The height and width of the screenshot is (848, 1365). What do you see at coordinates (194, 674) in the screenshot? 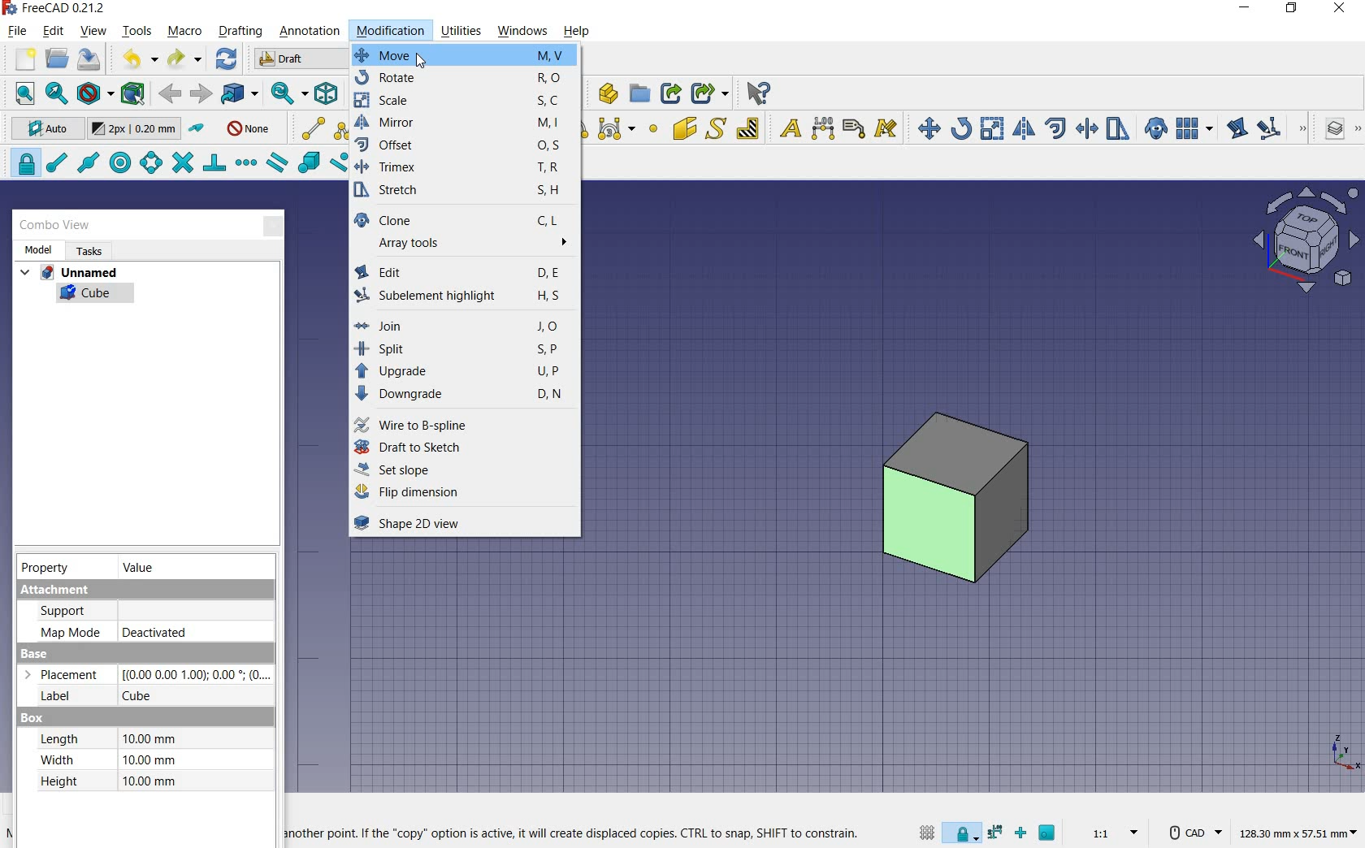
I see `` at bounding box center [194, 674].